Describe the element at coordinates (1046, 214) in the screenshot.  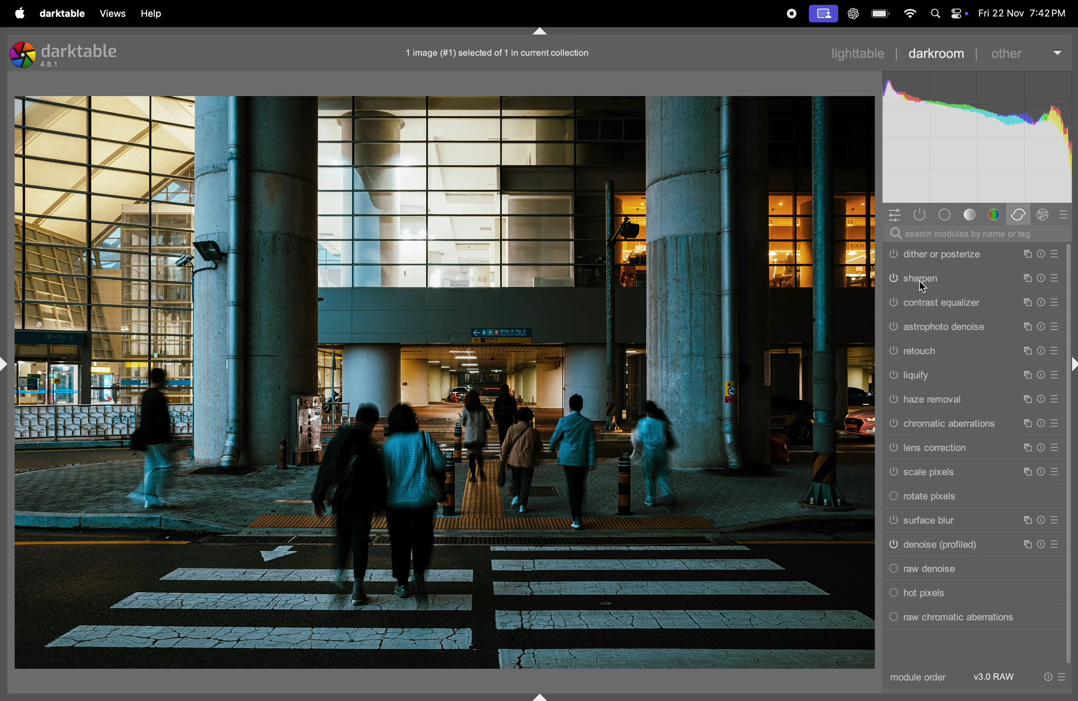
I see `effect` at that location.